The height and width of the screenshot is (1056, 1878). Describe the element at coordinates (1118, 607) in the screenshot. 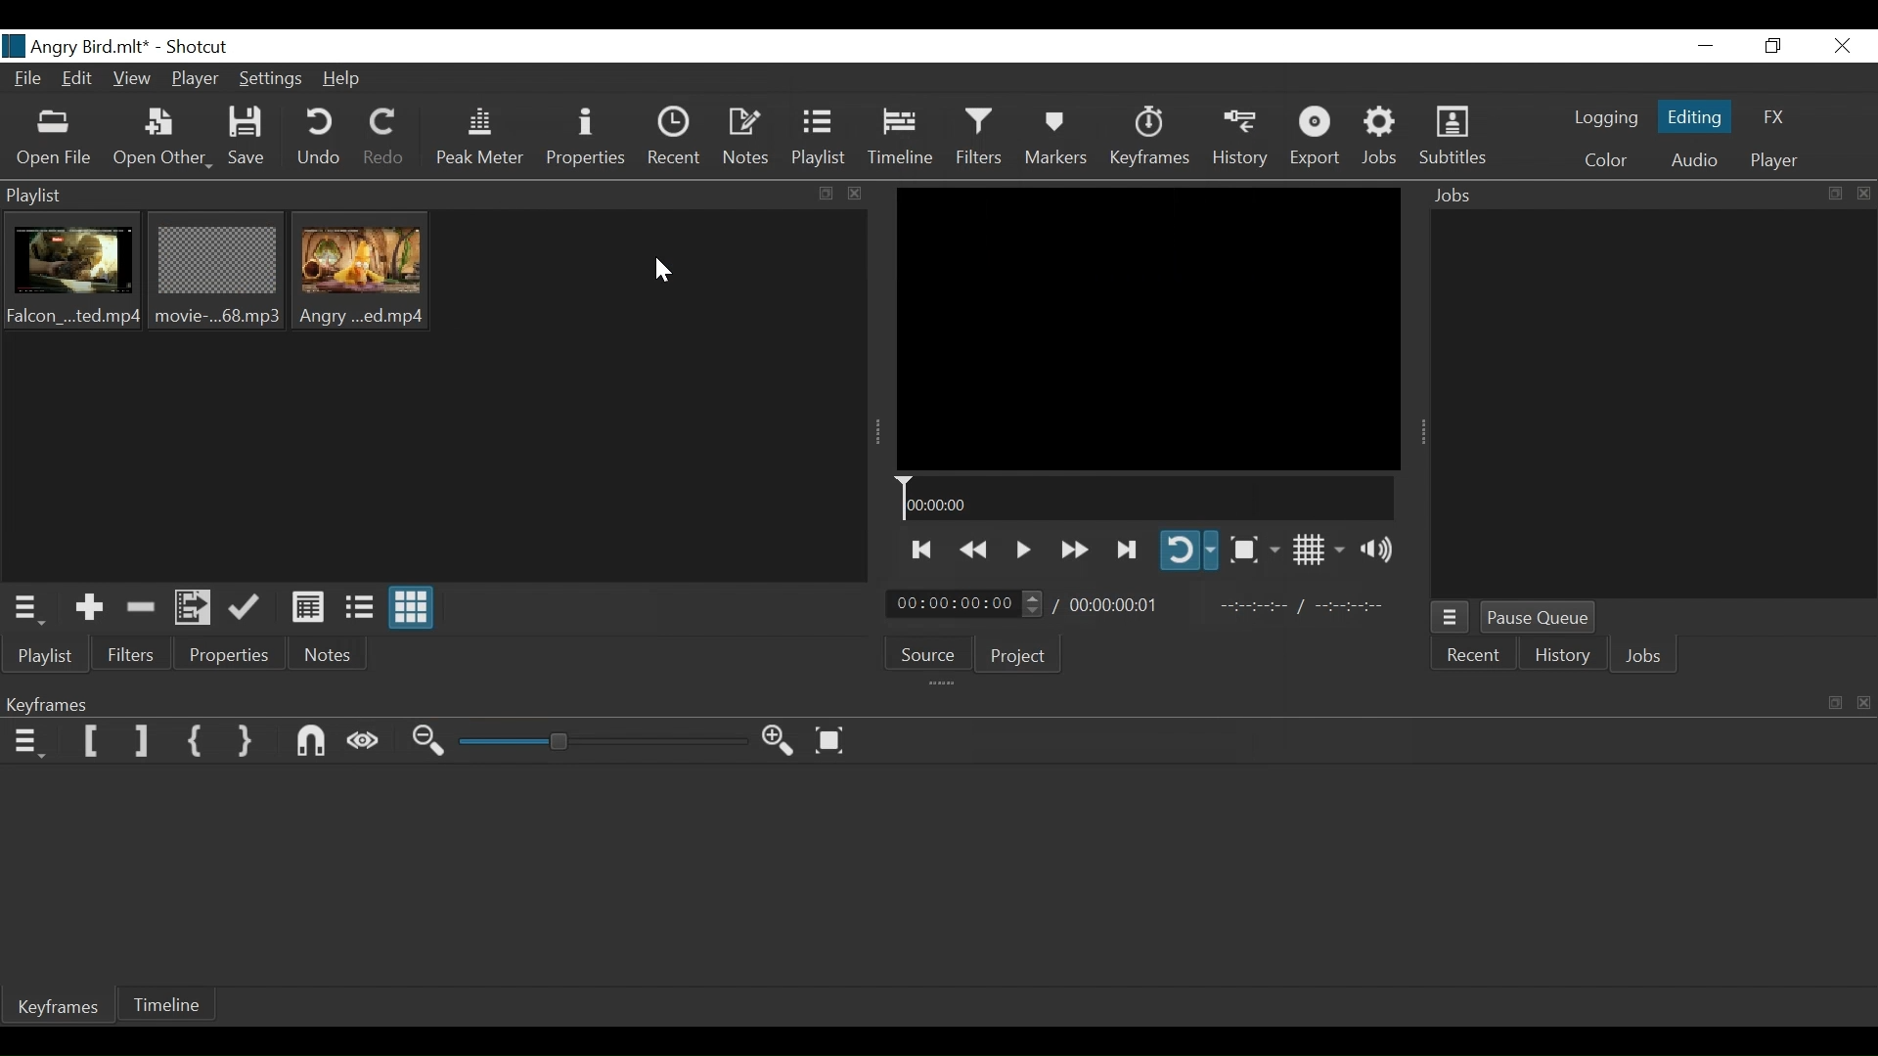

I see `Total Duration` at that location.